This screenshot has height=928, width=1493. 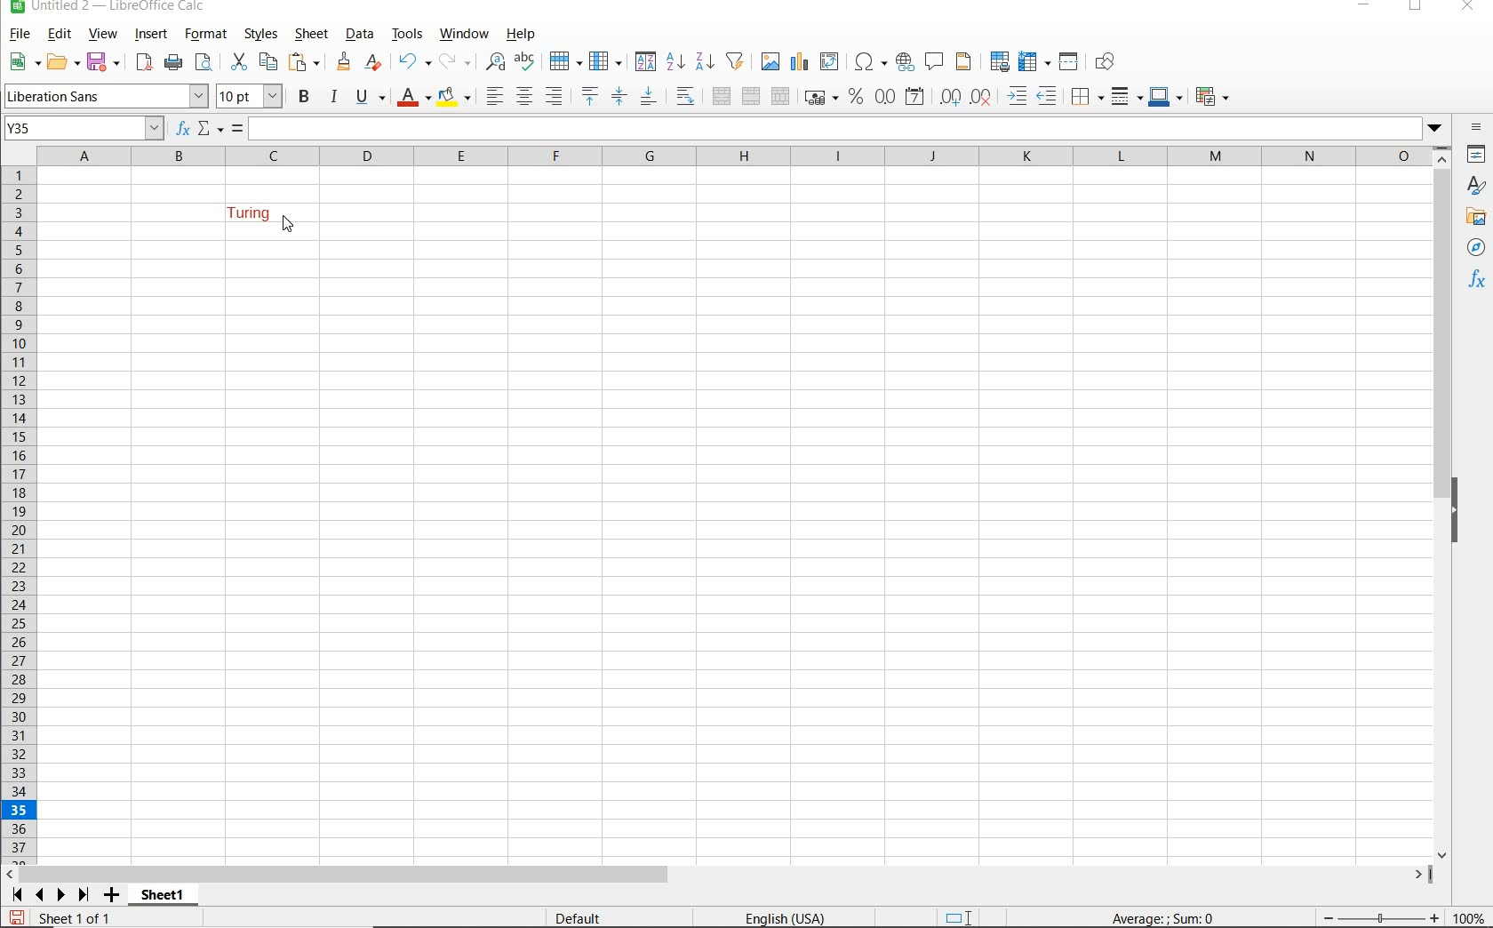 I want to click on FORMAT, so click(x=207, y=35).